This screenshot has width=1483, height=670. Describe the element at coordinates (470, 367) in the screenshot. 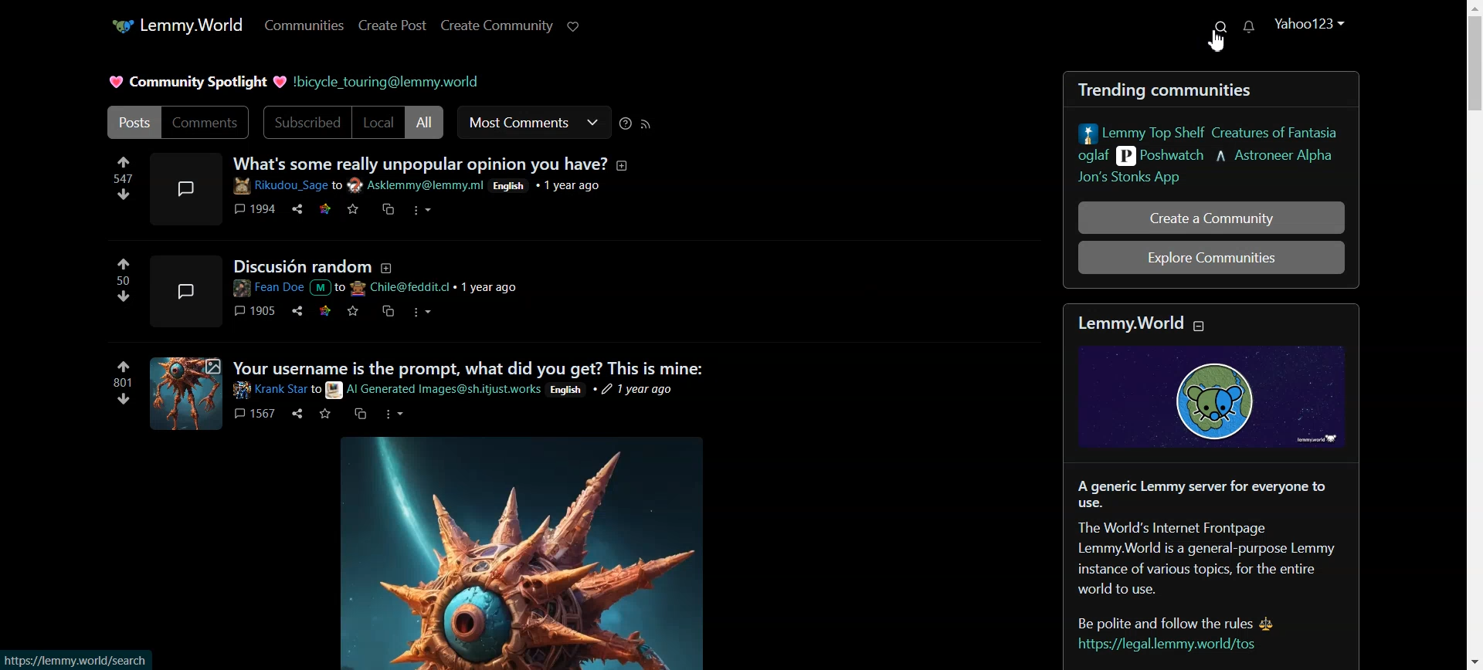

I see `Your username is the prompt, what did you get? This is mine:` at that location.